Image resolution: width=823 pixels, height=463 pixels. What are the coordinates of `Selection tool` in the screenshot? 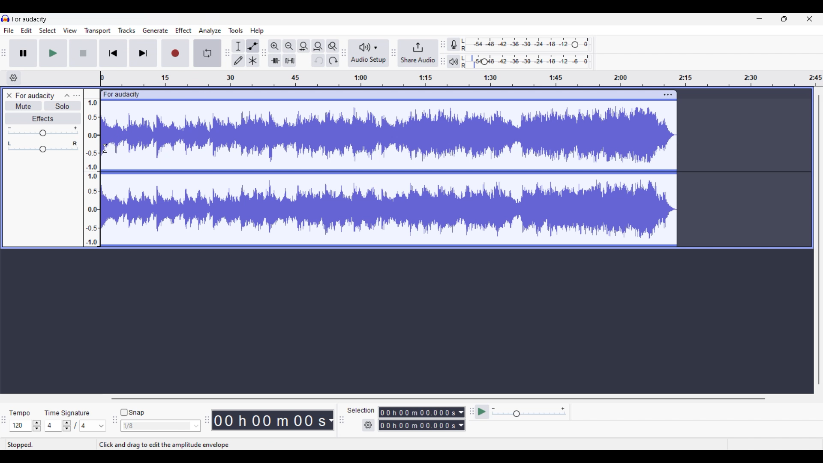 It's located at (238, 46).